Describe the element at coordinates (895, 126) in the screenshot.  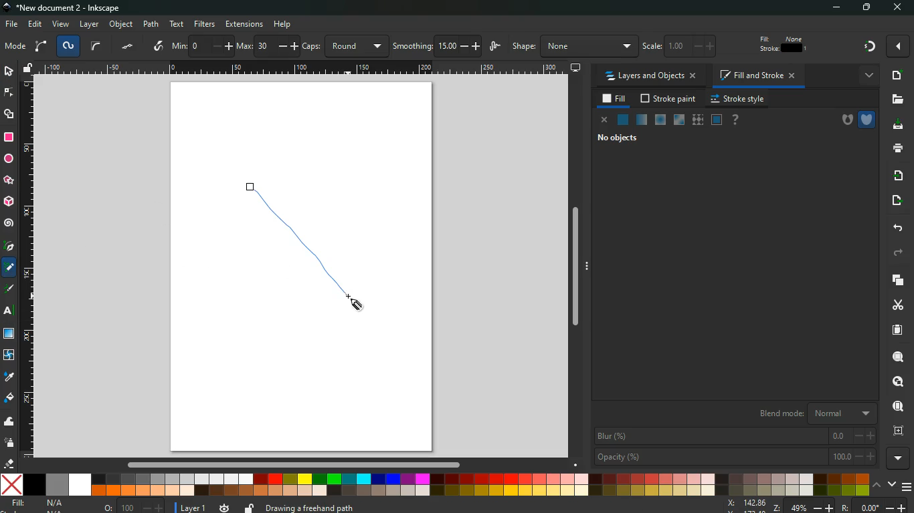
I see `download` at that location.